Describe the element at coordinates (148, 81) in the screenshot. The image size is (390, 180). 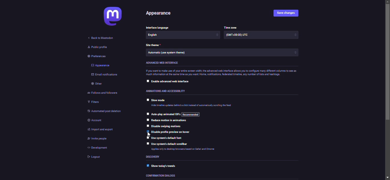
I see `click to select` at that location.